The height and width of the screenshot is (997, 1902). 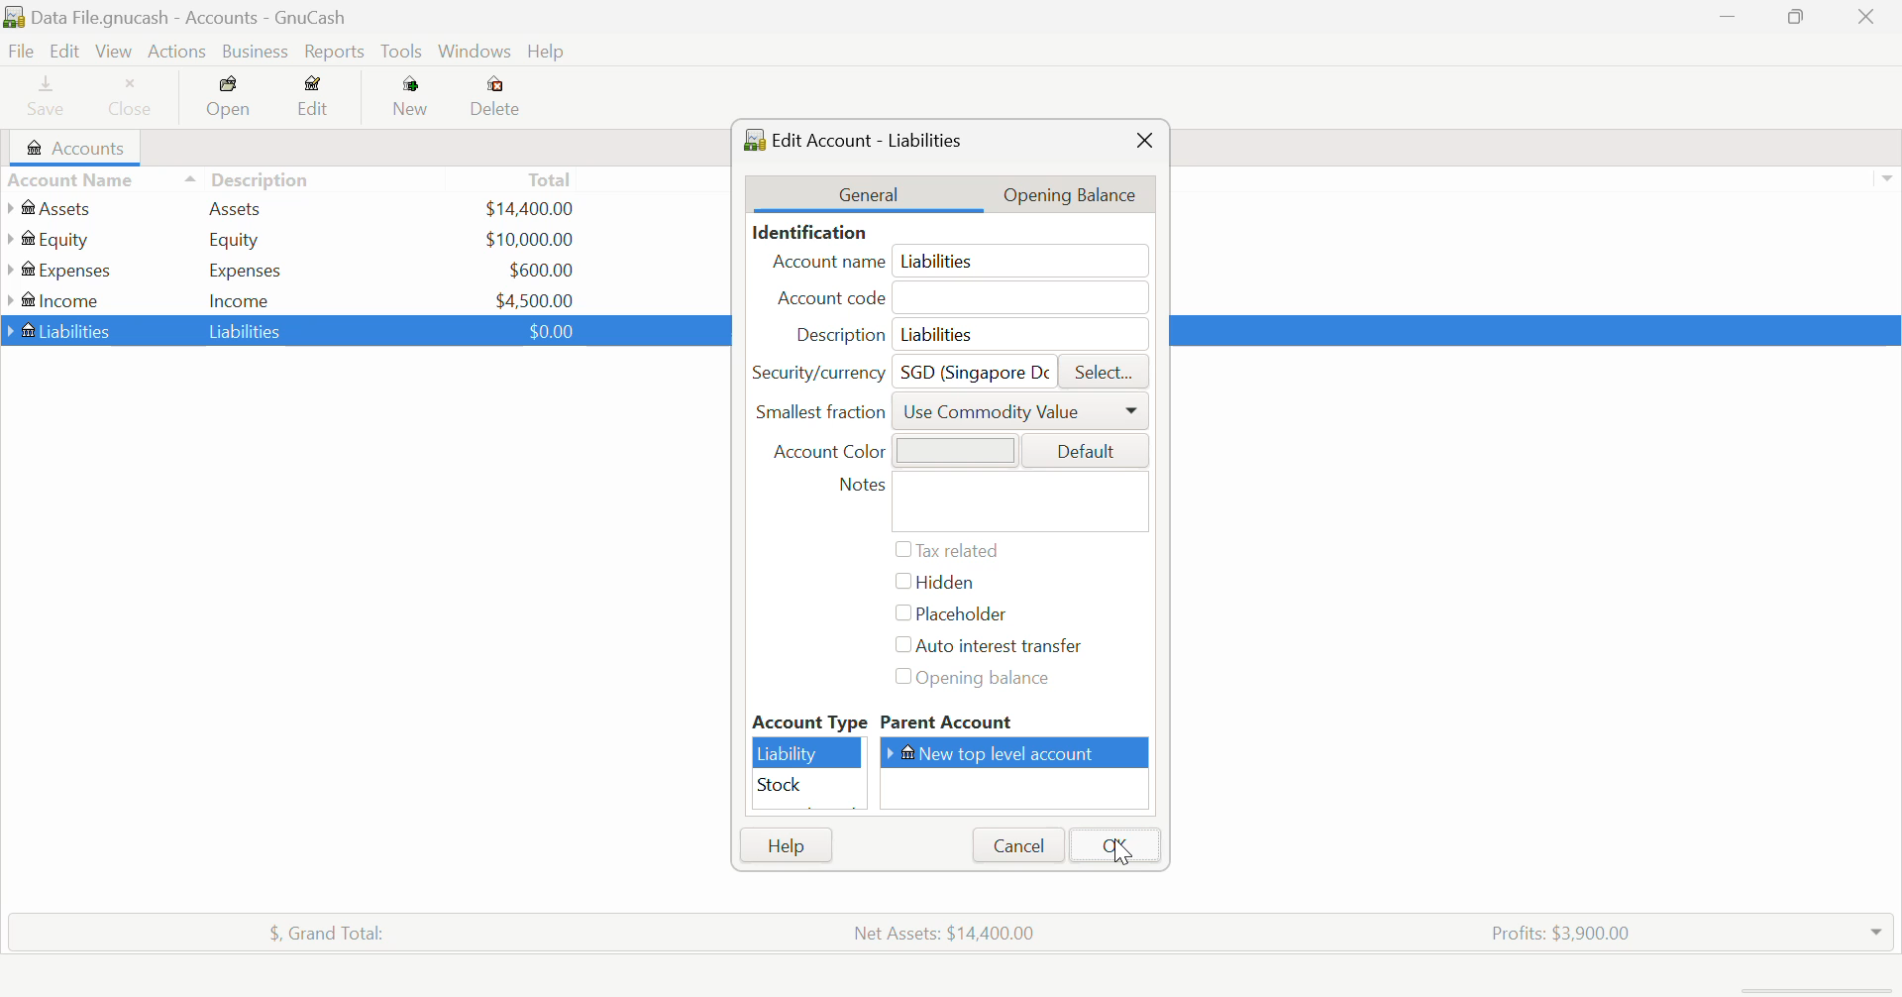 What do you see at coordinates (238, 239) in the screenshot?
I see `Equity` at bounding box center [238, 239].